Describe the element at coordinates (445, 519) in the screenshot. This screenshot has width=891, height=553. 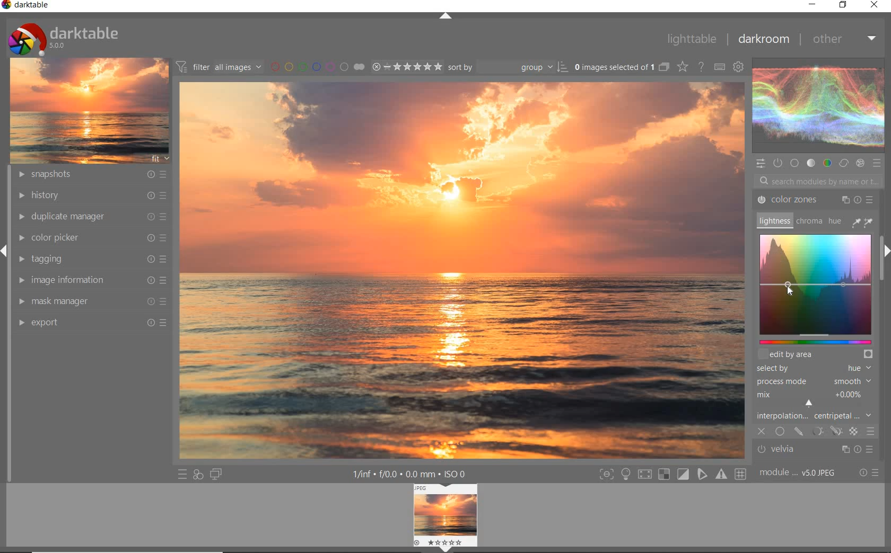
I see `IMAGE PREVIEW` at that location.